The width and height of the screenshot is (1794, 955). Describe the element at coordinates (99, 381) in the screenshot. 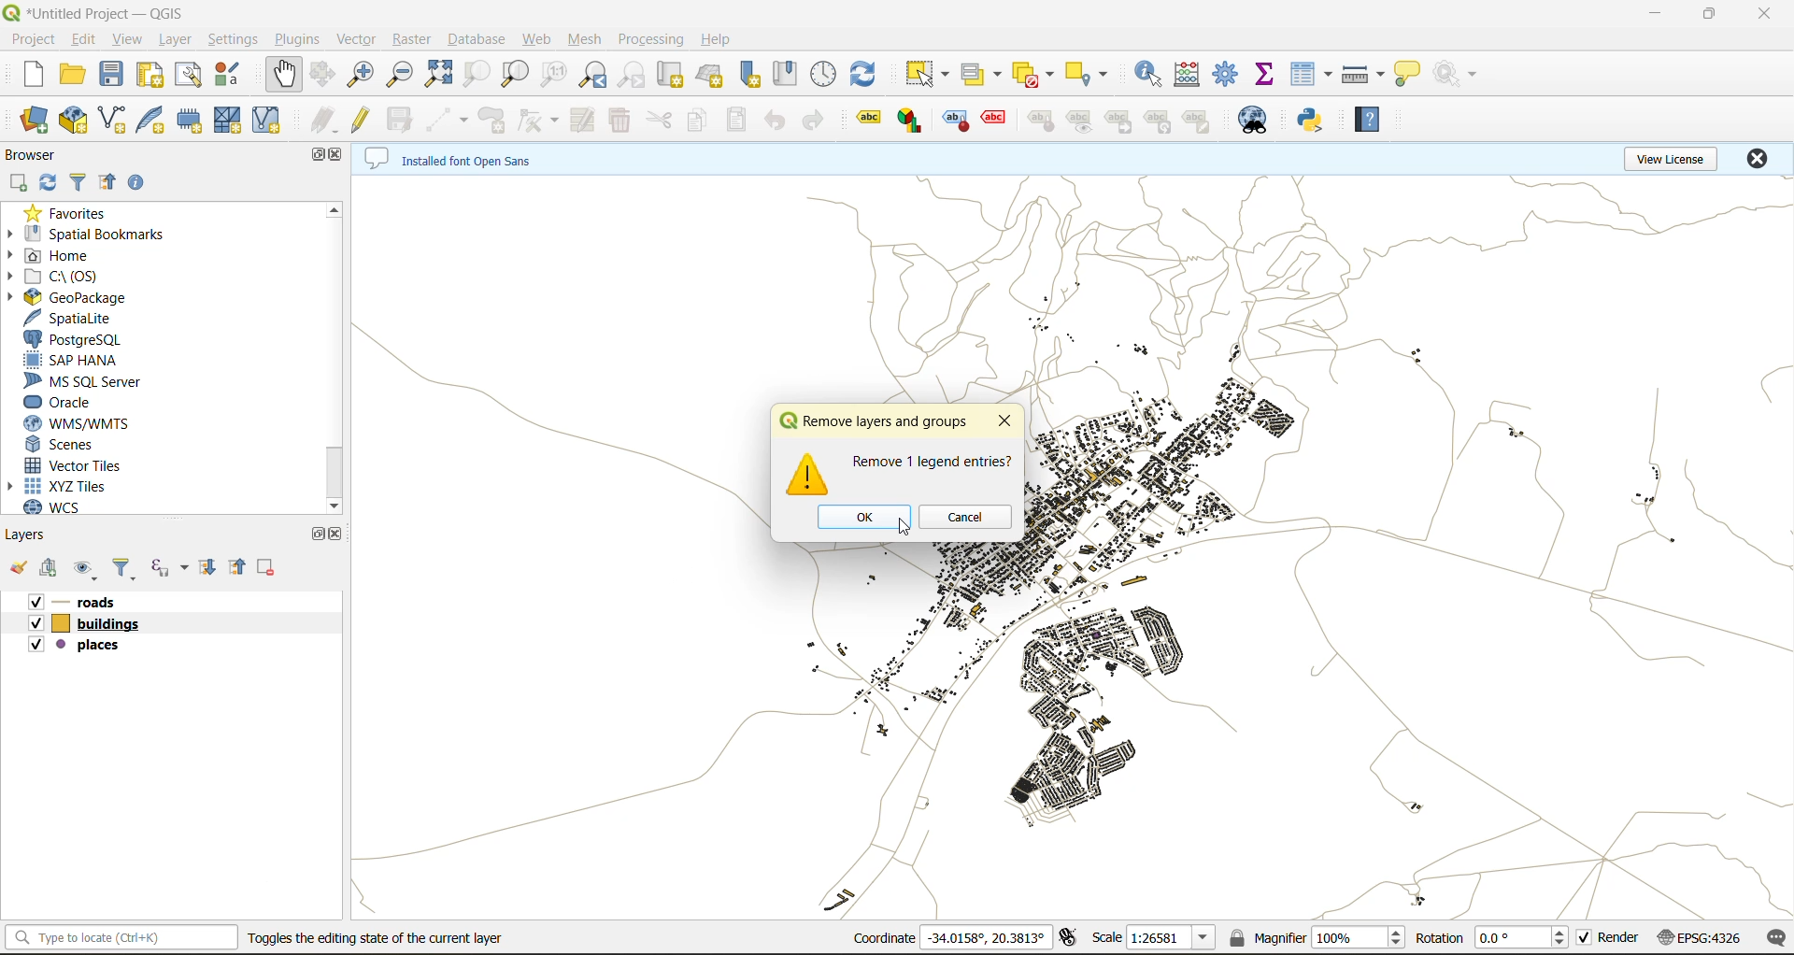

I see `ms sql server` at that location.